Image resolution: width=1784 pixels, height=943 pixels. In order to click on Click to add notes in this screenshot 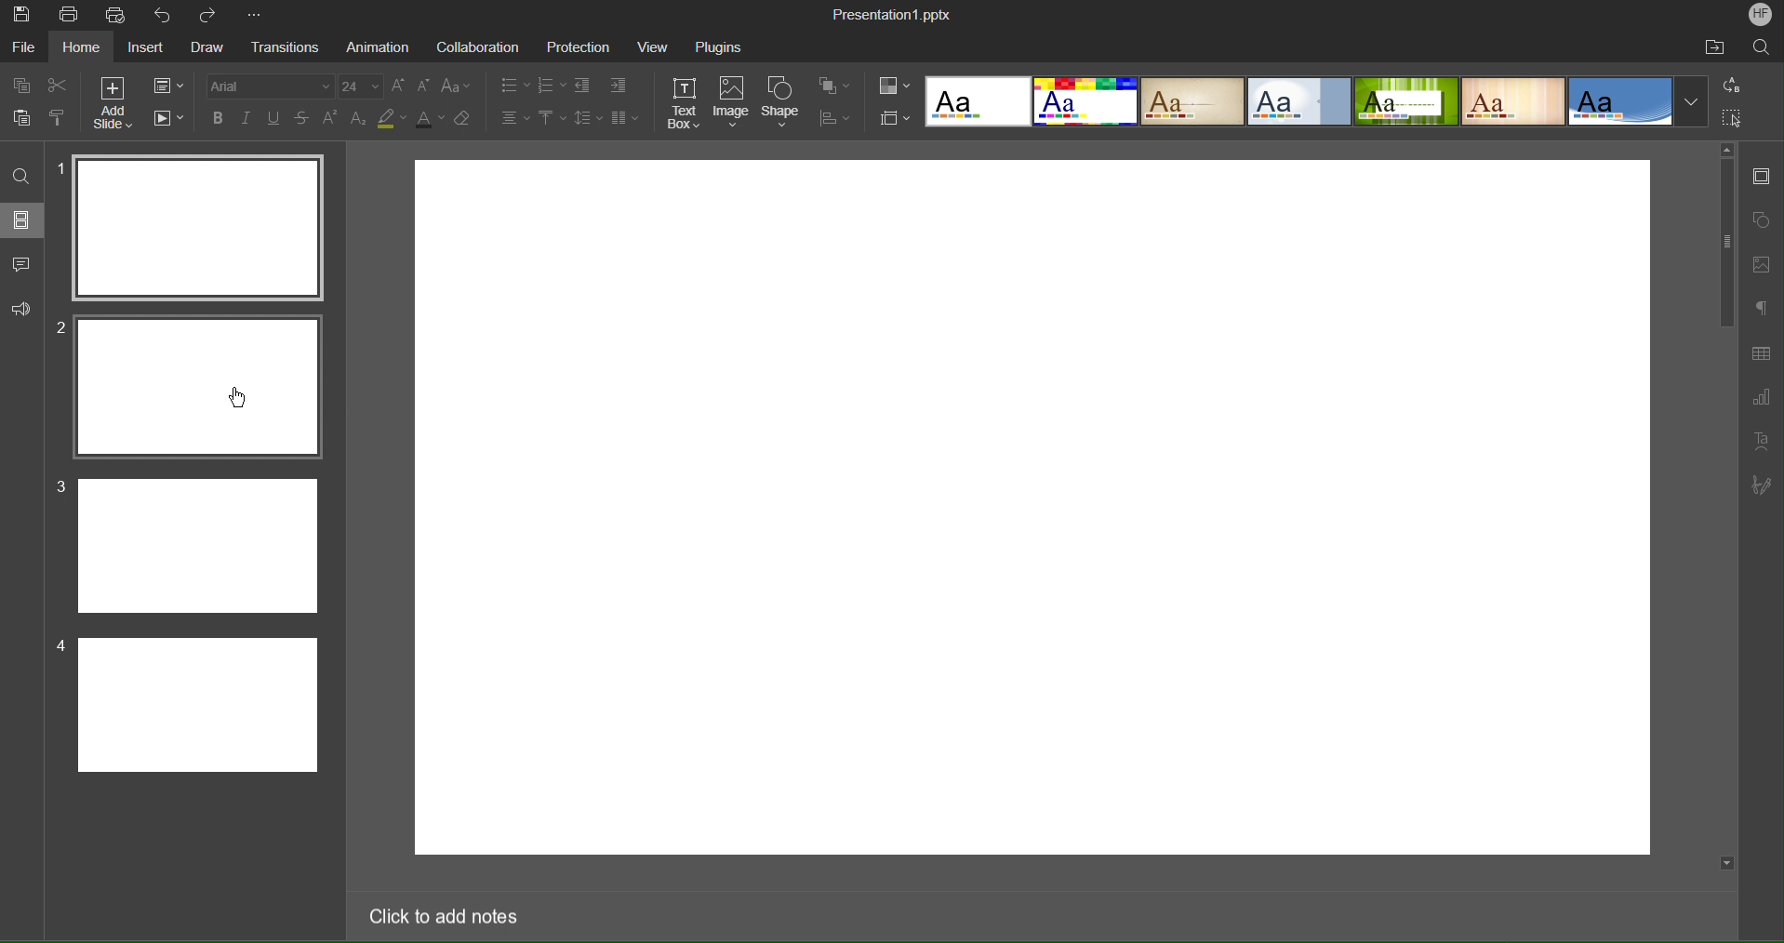, I will do `click(446, 918)`.